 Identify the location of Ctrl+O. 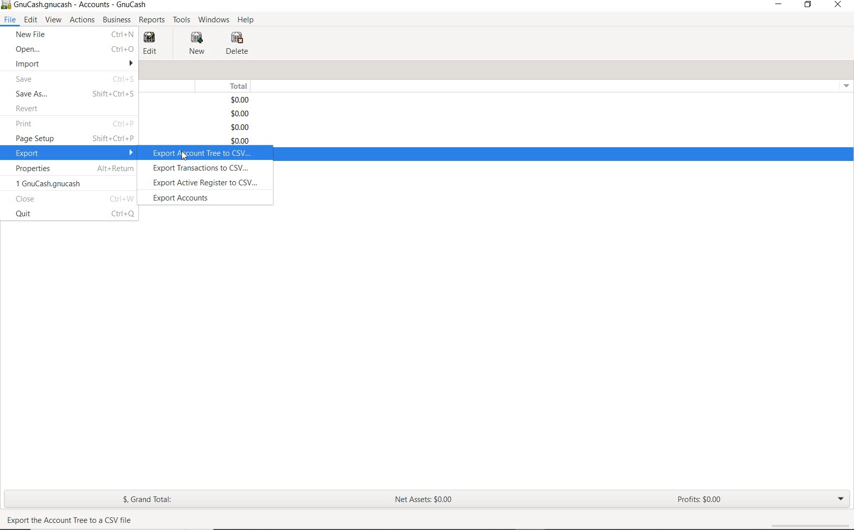
(122, 49).